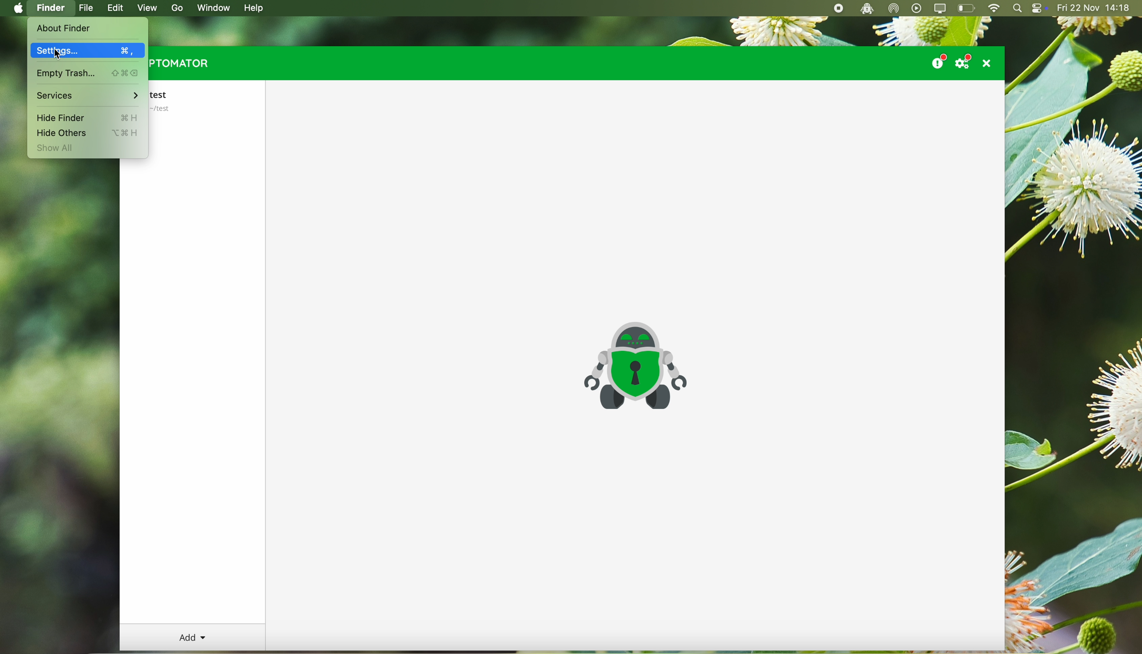  I want to click on controls, so click(1039, 9).